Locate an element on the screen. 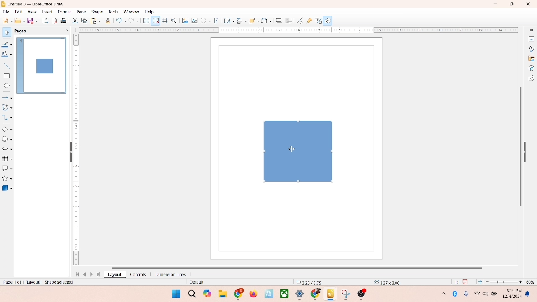 The height and width of the screenshot is (302, 537). block arrow is located at coordinates (7, 149).